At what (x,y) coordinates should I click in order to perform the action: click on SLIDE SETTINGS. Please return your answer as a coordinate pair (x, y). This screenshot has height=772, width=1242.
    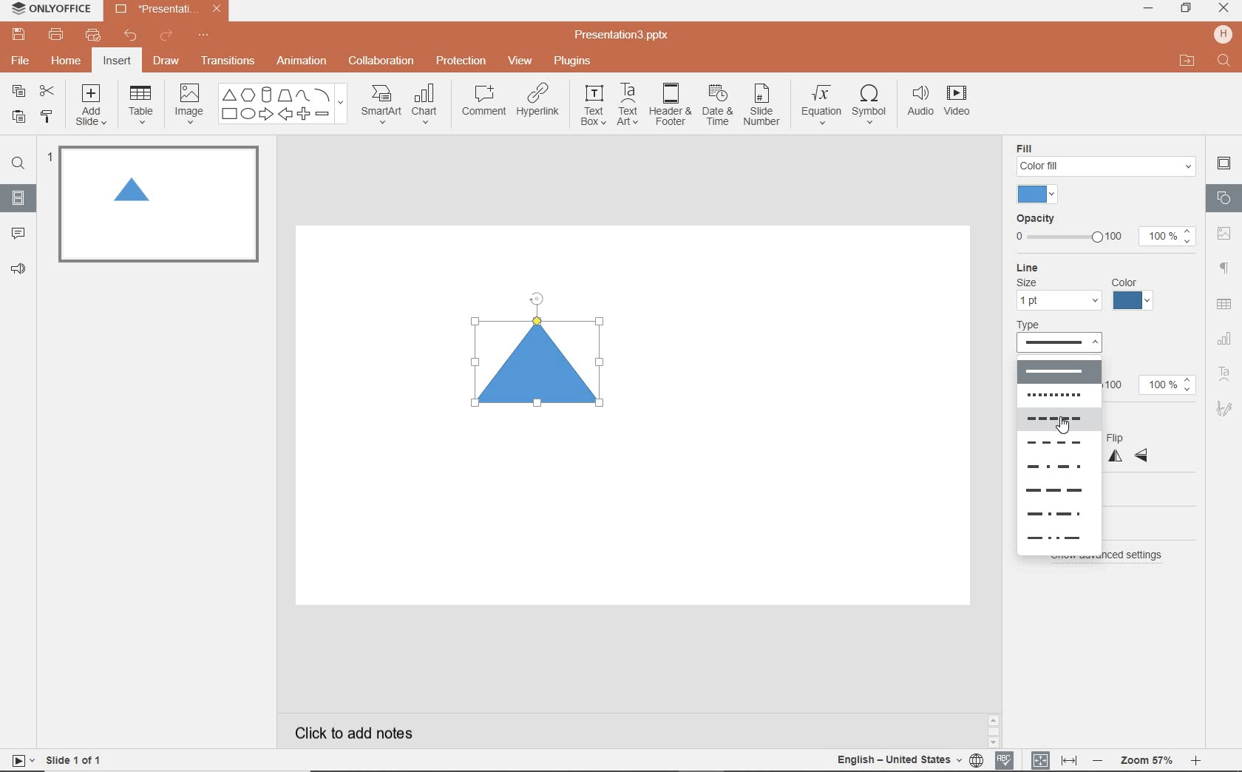
    Looking at the image, I should click on (1224, 164).